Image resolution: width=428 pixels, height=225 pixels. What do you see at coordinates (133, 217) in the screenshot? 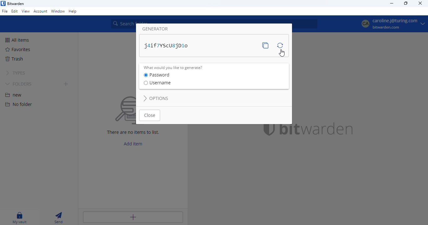
I see `add item` at bounding box center [133, 217].